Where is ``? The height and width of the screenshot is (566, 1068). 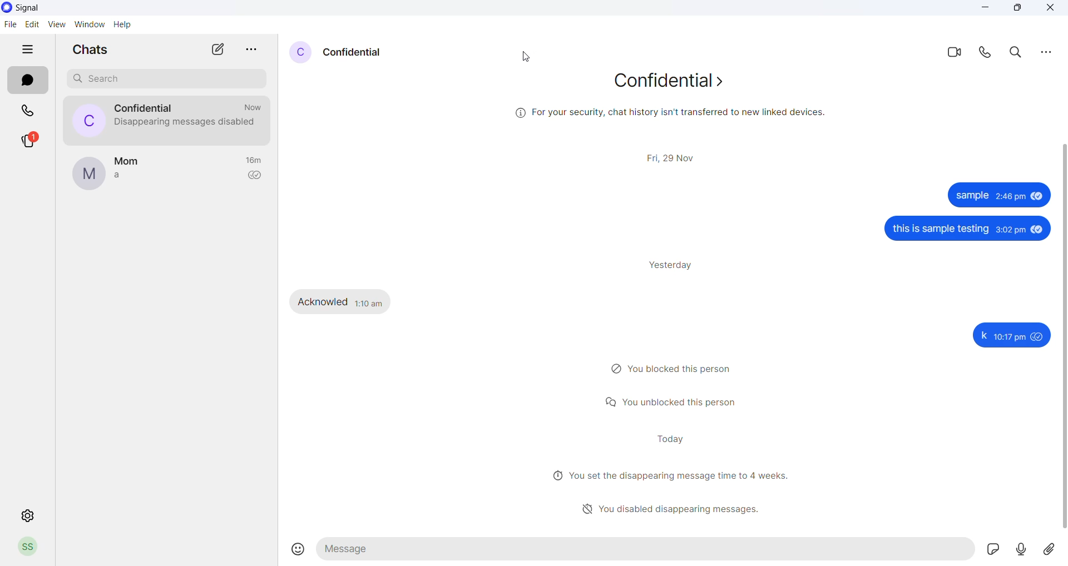  is located at coordinates (992, 549).